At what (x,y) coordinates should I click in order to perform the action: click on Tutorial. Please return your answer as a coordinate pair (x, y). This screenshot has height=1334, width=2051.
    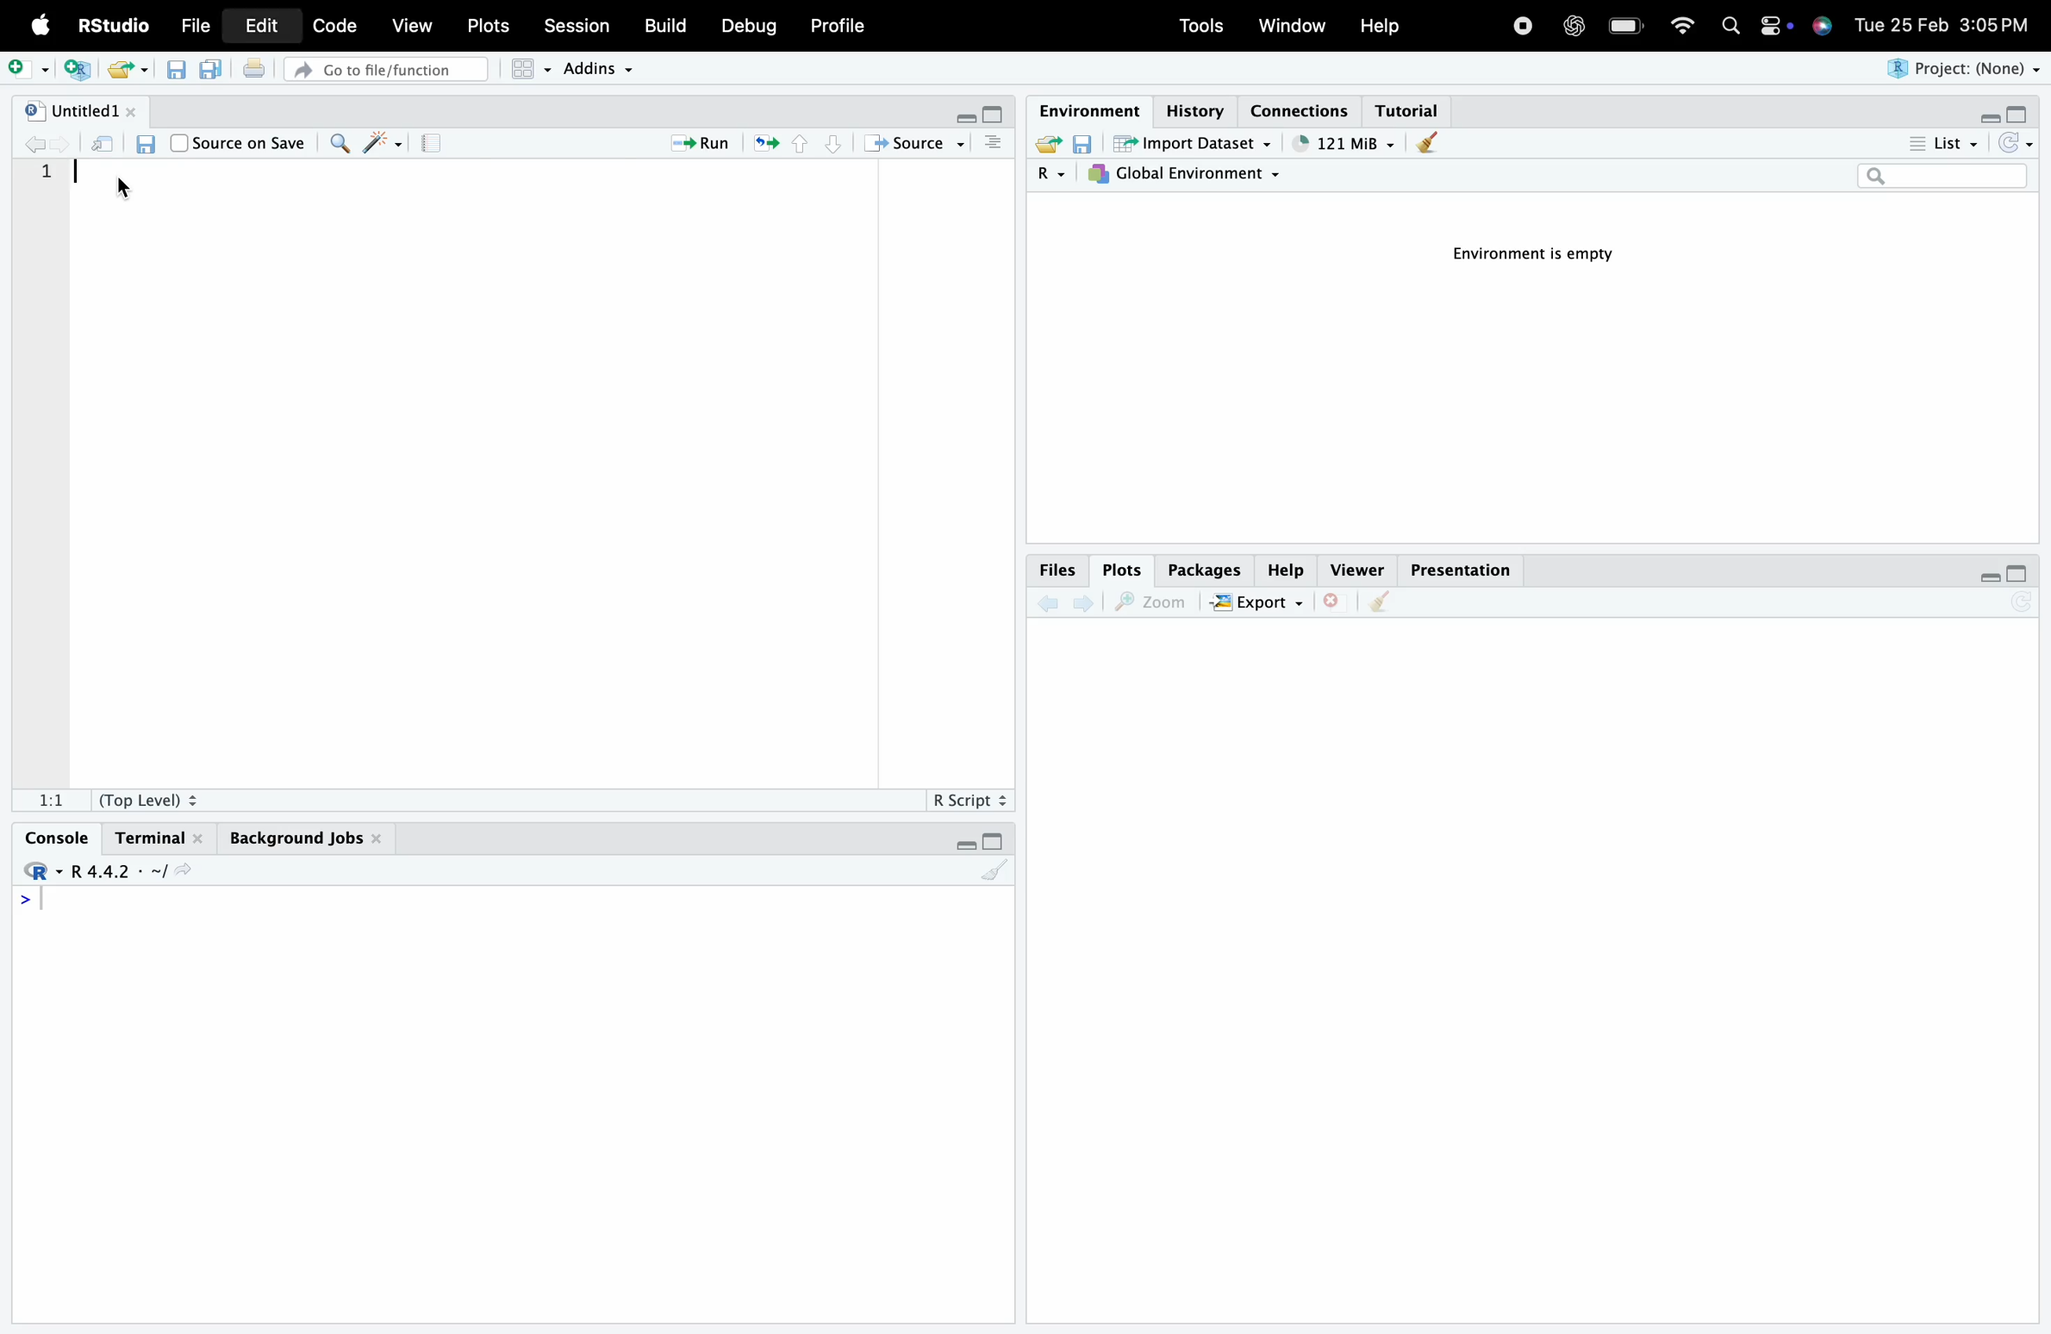
    Looking at the image, I should click on (1412, 108).